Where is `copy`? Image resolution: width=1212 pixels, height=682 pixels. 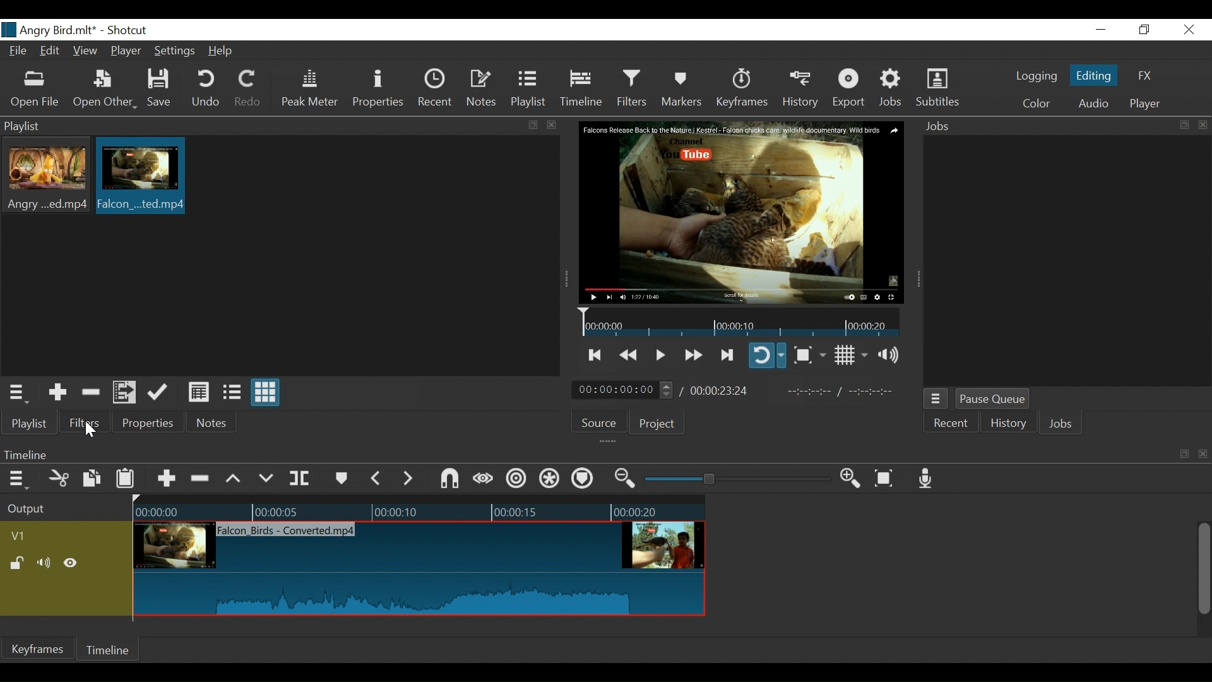 copy is located at coordinates (1184, 454).